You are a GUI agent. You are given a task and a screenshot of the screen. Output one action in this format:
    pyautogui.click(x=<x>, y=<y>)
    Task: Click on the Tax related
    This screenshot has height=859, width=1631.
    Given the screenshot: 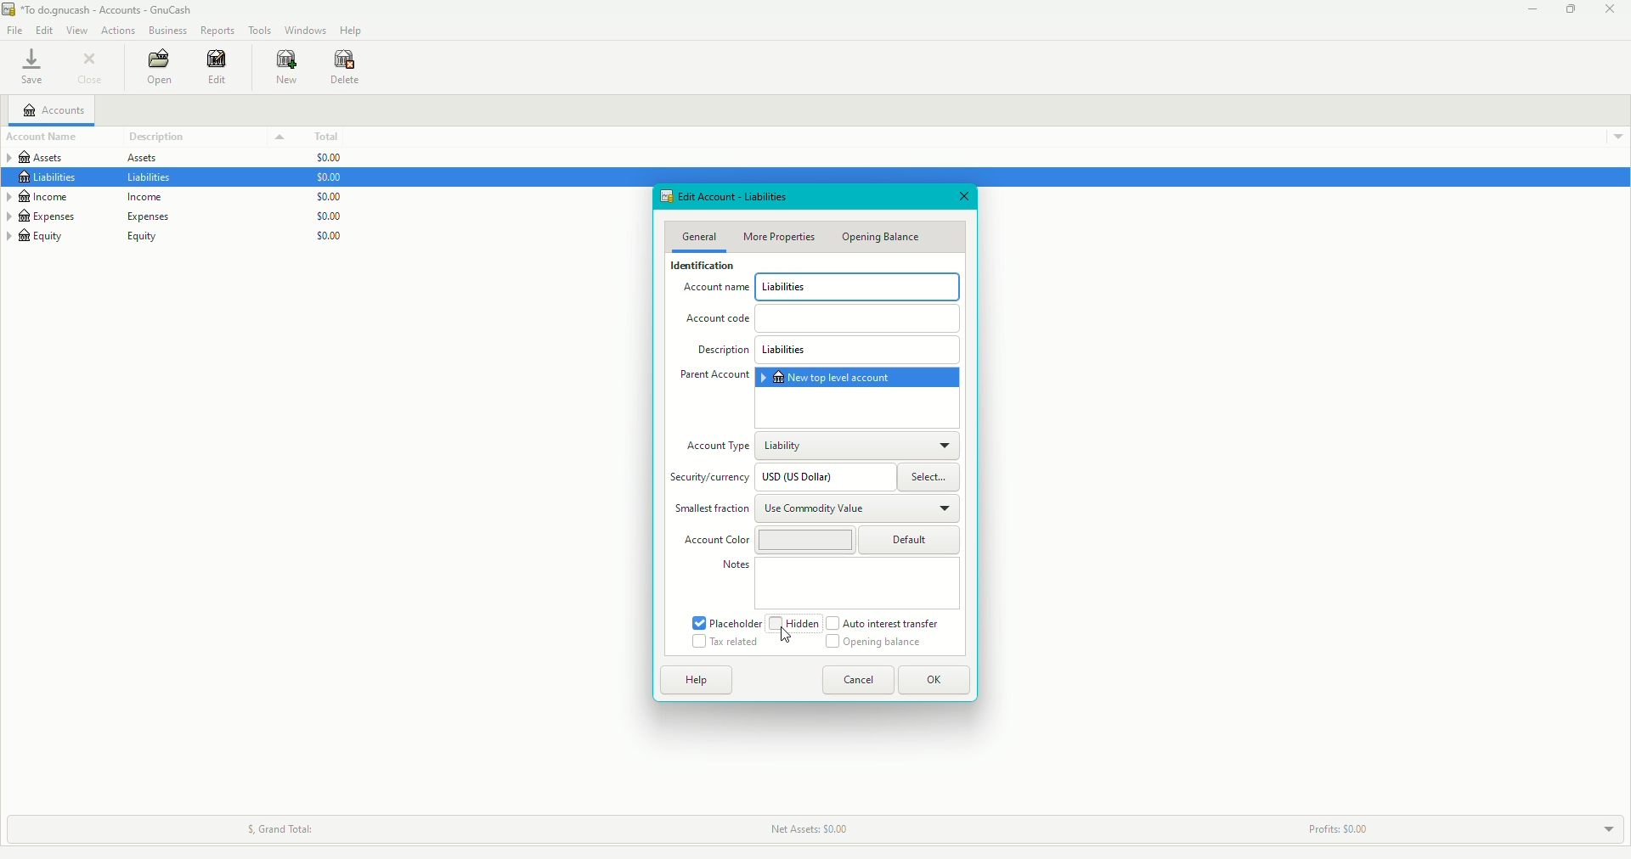 What is the action you would take?
    pyautogui.click(x=725, y=642)
    